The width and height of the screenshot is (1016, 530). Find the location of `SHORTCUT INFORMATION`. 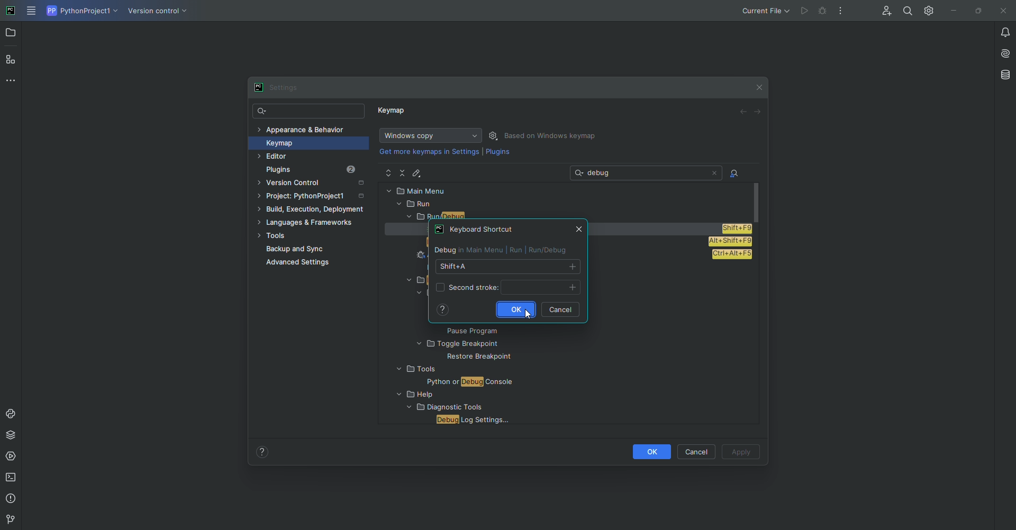

SHORTCUT INFORMATION is located at coordinates (505, 249).